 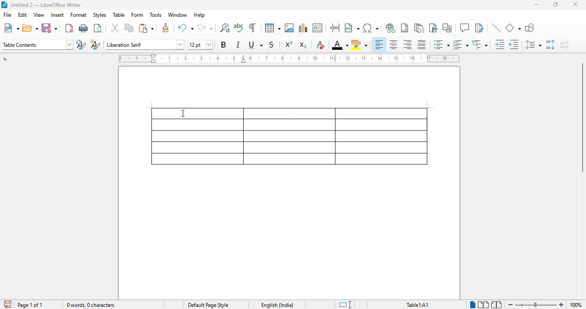 I want to click on new, so click(x=12, y=28).